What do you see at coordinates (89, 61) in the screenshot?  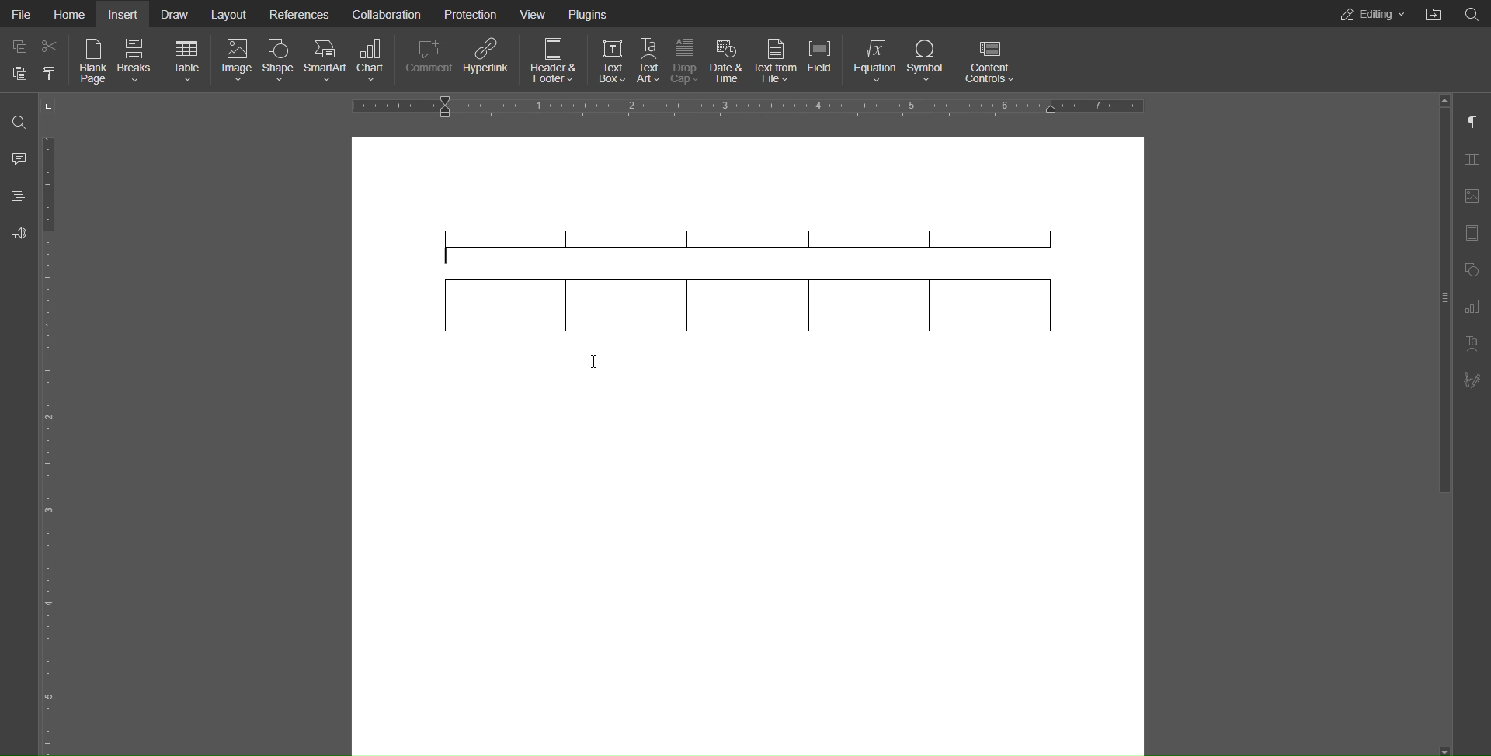 I see `Blank Page` at bounding box center [89, 61].